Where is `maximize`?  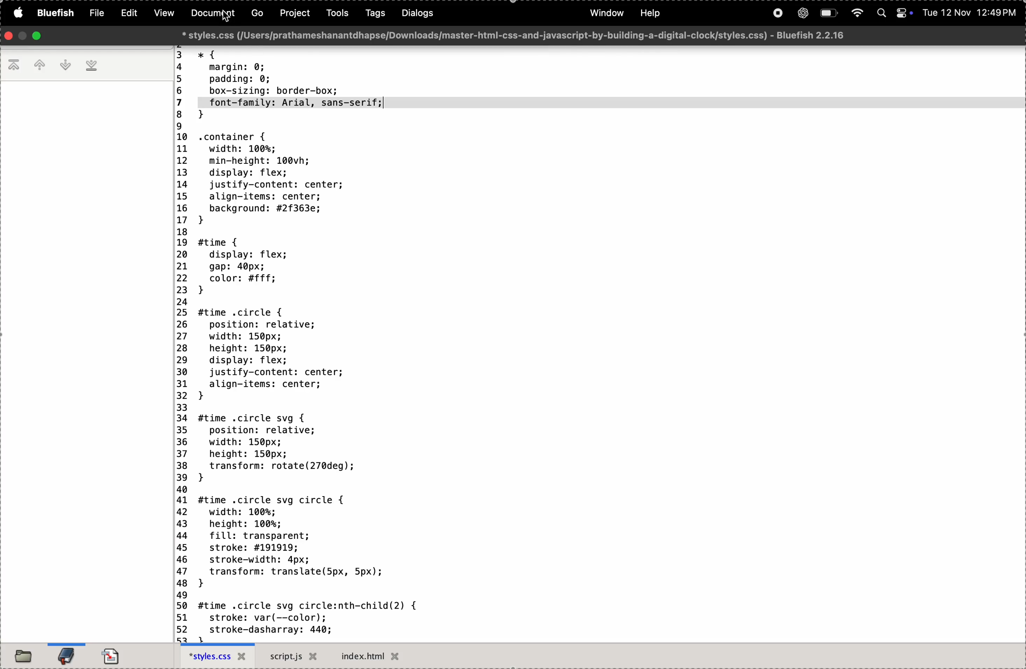 maximize is located at coordinates (38, 36).